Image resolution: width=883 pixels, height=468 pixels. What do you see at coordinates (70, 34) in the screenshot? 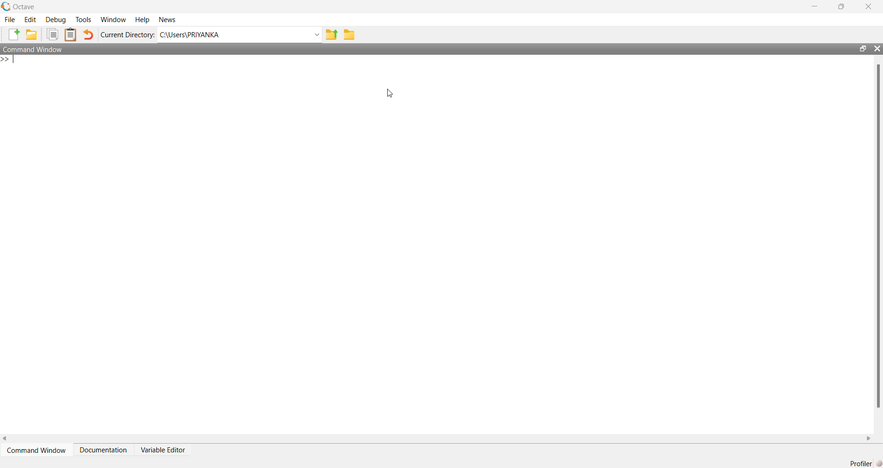
I see `Clipboard` at bounding box center [70, 34].